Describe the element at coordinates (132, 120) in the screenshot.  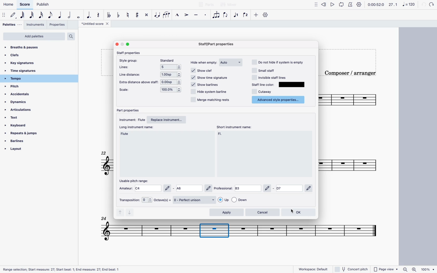
I see `instrument` at that location.